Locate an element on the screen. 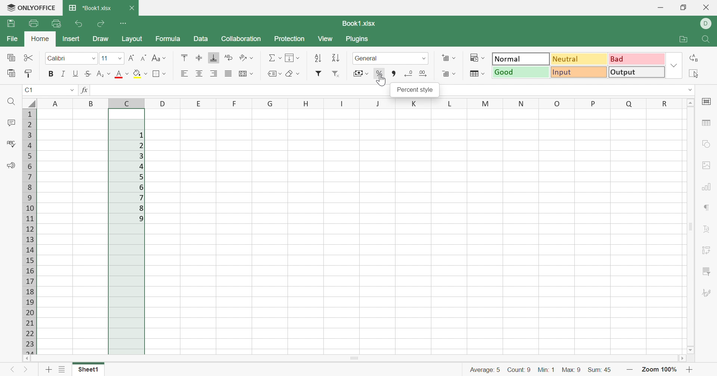  Cursor is located at coordinates (382, 80).